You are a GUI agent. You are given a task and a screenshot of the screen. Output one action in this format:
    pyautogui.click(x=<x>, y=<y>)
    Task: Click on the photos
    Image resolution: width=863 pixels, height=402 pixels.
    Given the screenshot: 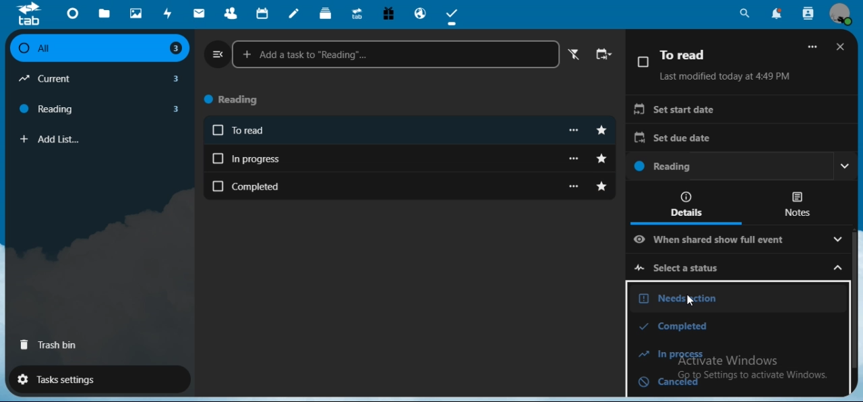 What is the action you would take?
    pyautogui.click(x=136, y=13)
    